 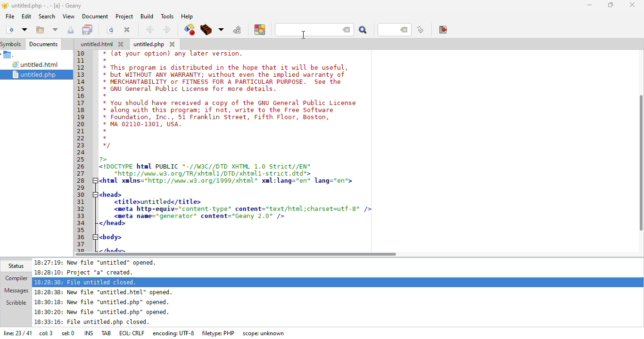 What do you see at coordinates (16, 290) in the screenshot?
I see `messages` at bounding box center [16, 290].